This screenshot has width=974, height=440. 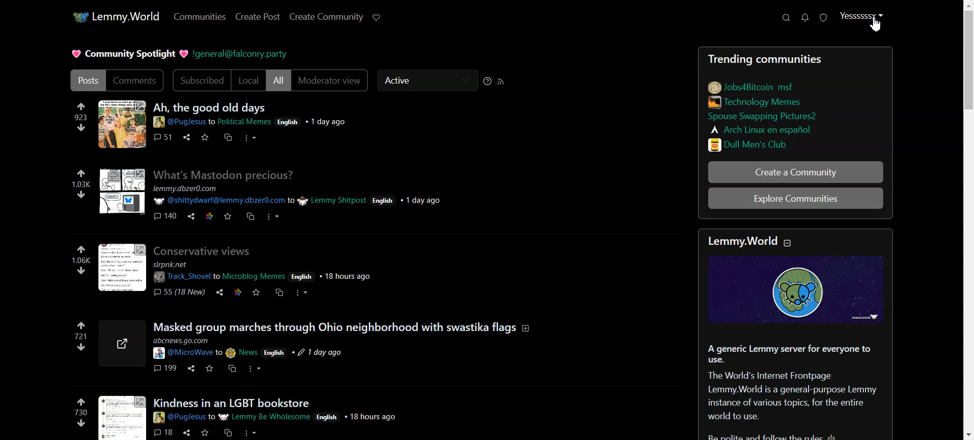 I want to click on , so click(x=341, y=326).